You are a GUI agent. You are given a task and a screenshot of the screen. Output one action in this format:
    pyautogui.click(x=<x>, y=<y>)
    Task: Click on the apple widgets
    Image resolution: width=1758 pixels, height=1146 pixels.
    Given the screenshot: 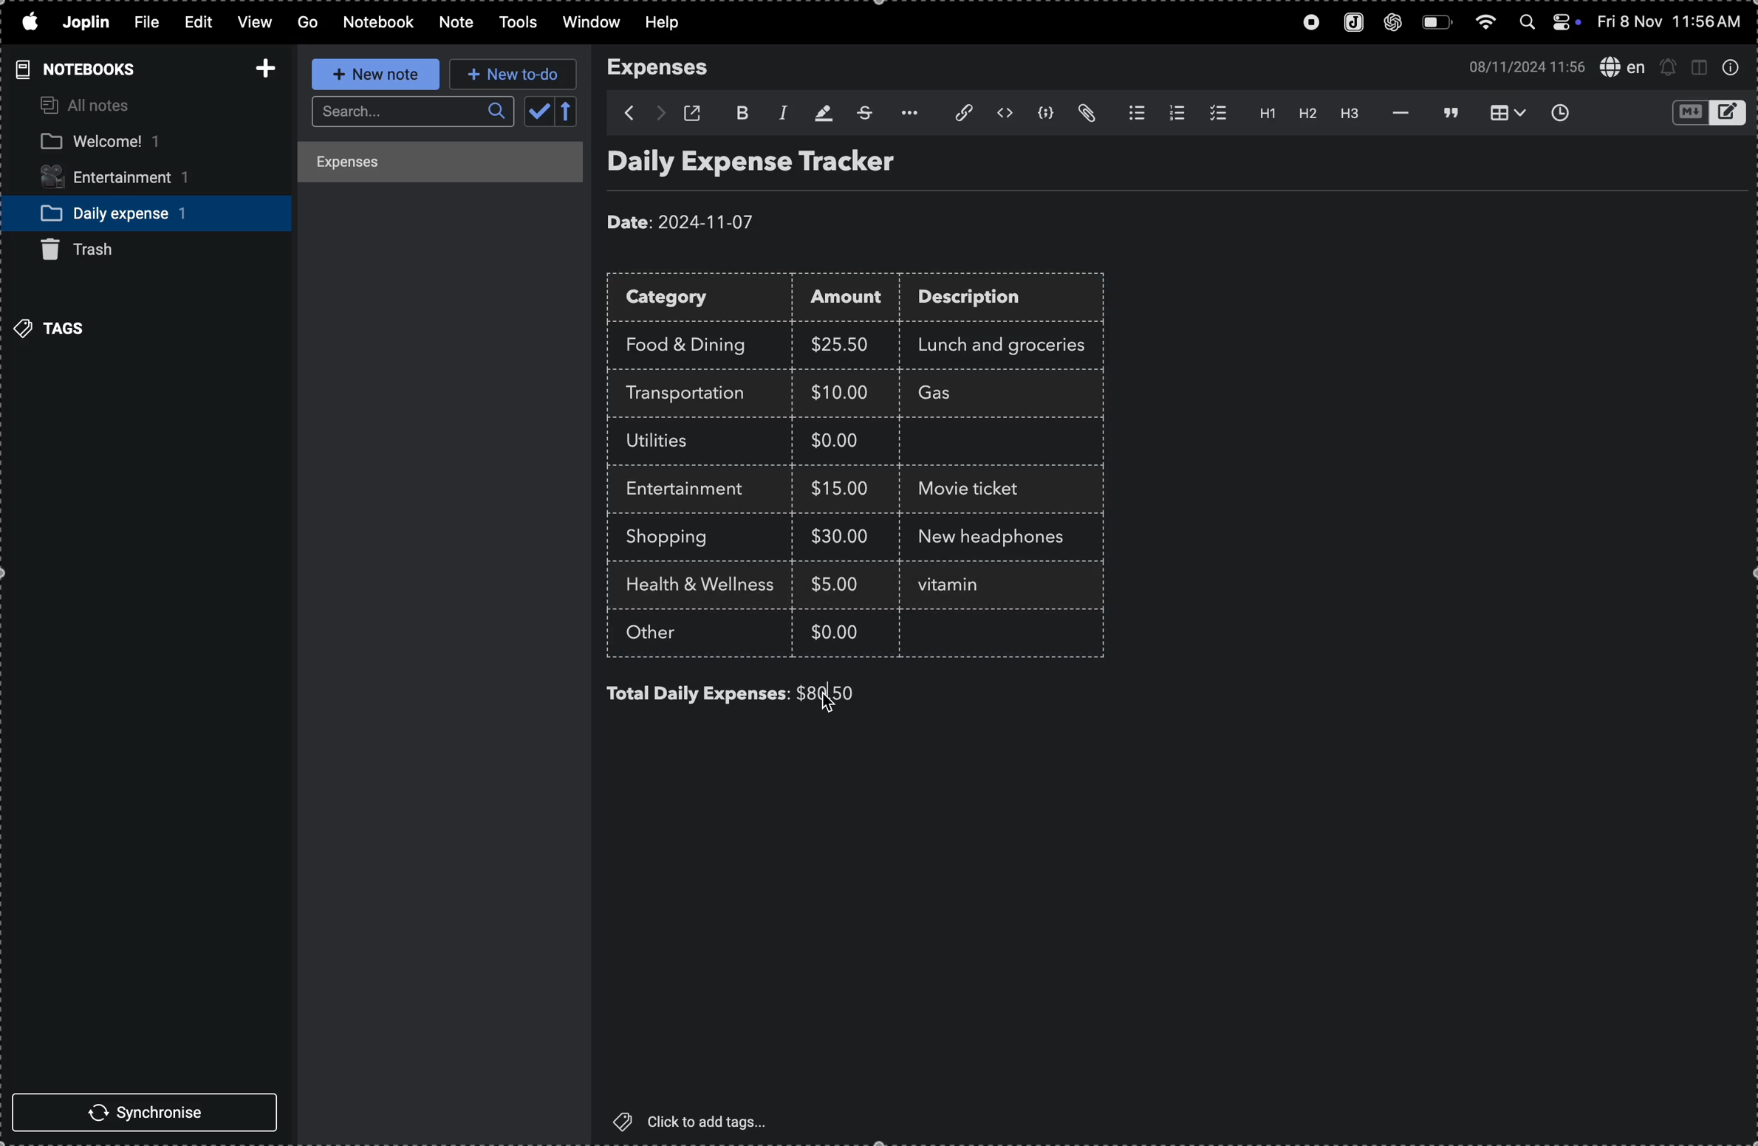 What is the action you would take?
    pyautogui.click(x=1548, y=24)
    